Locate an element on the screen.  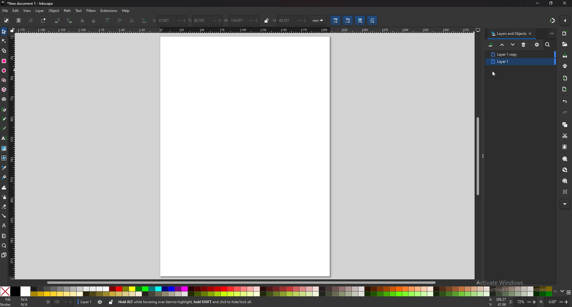
erase is located at coordinates (4, 207).